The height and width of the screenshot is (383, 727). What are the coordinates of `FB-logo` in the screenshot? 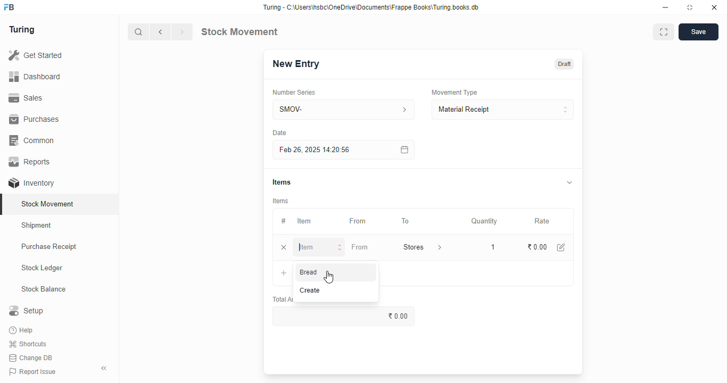 It's located at (9, 7).